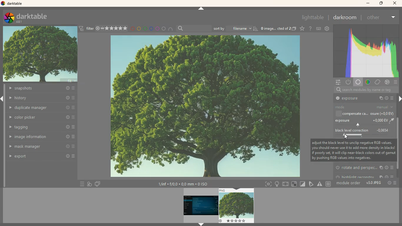 The image size is (402, 226). Describe the element at coordinates (42, 127) in the screenshot. I see `tagging` at that location.